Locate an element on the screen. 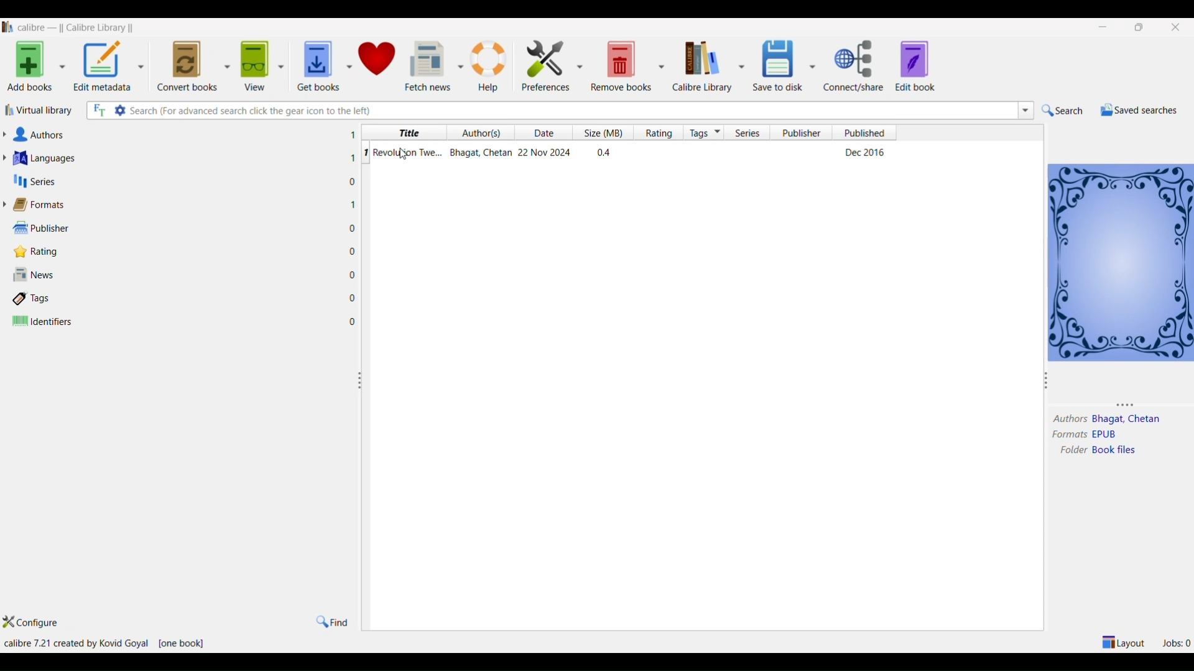 The height and width of the screenshot is (671, 1194). convert books options dropdown button is located at coordinates (226, 63).